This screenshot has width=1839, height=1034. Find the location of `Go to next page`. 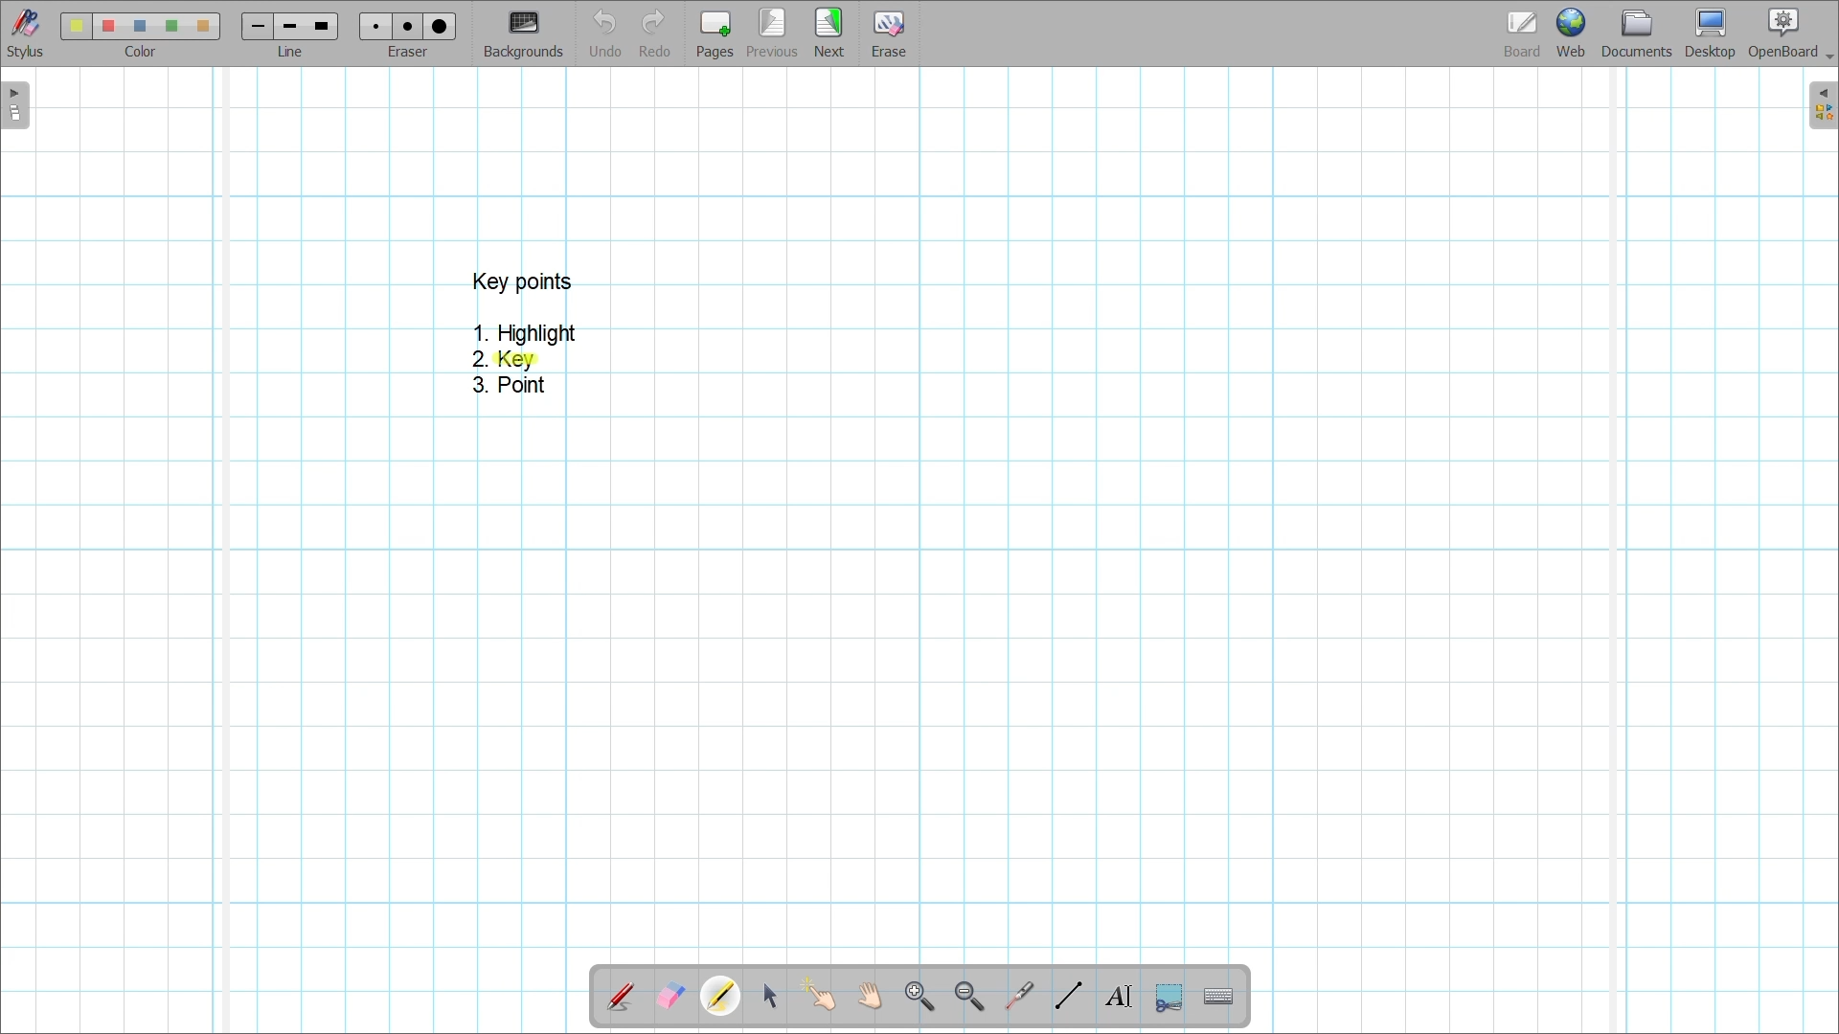

Go to next page is located at coordinates (829, 33).